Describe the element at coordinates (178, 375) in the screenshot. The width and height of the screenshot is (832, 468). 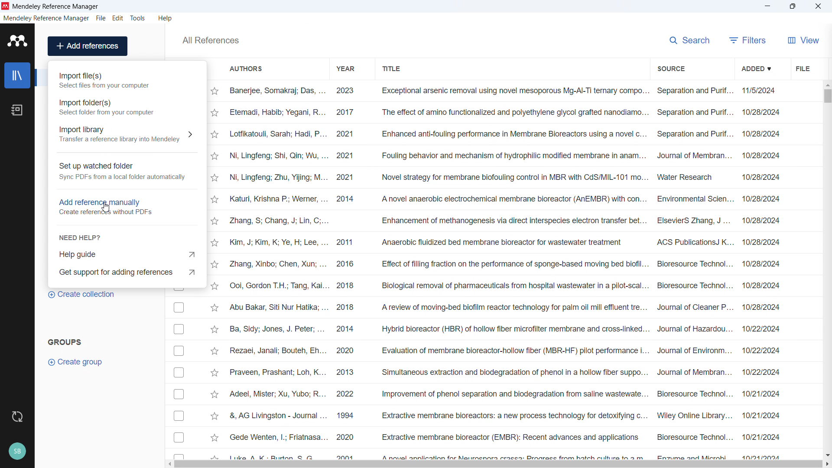
I see `Select individual entries ` at that location.